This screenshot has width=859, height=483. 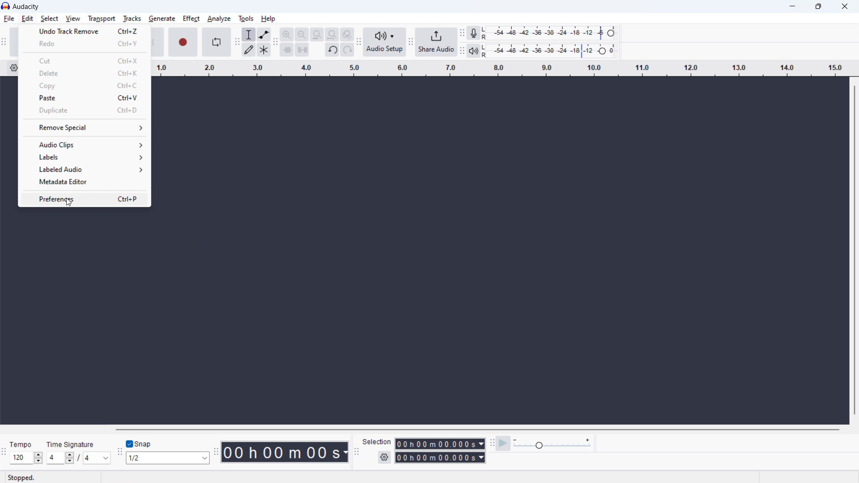 I want to click on set tempo, so click(x=26, y=458).